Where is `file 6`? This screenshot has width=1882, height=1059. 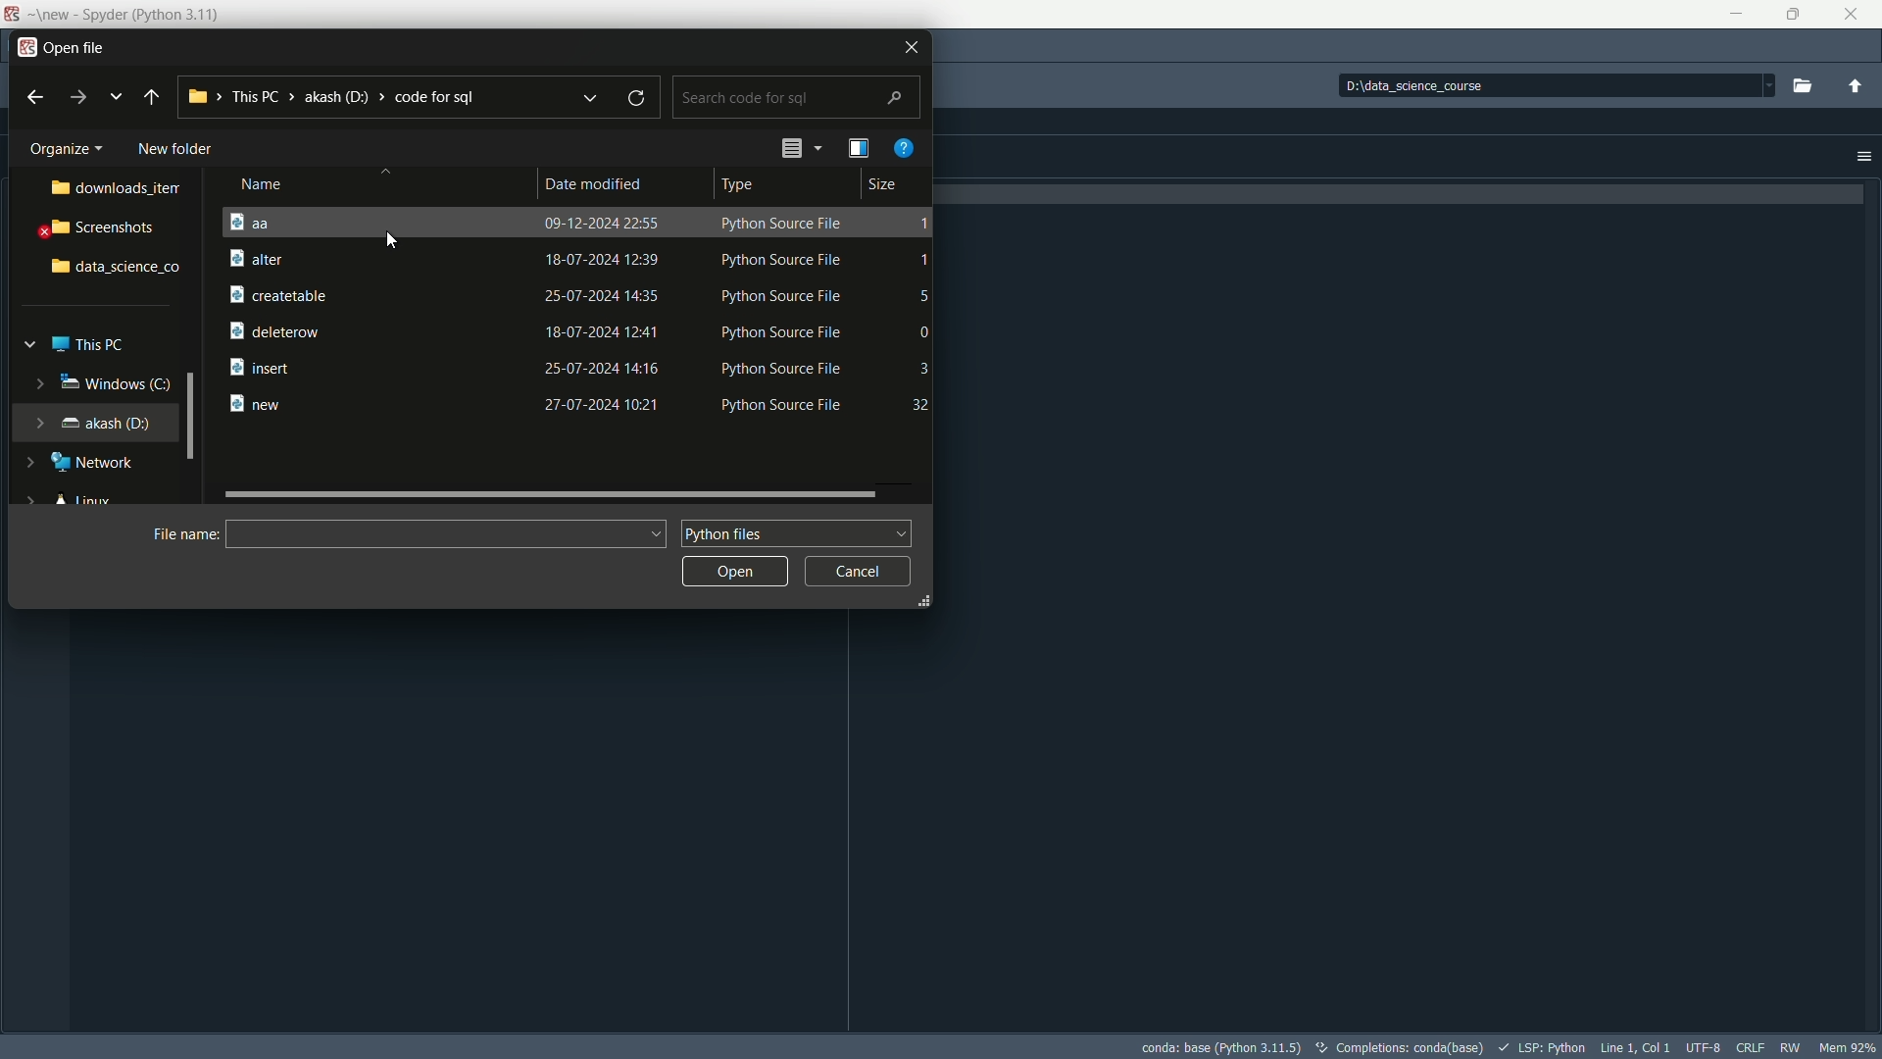
file 6 is located at coordinates (571, 406).